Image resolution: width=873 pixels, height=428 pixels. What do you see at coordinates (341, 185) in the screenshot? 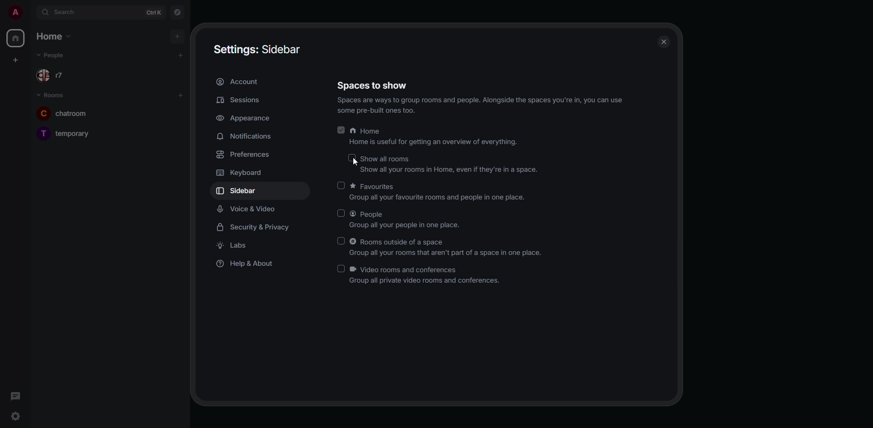
I see `click to enable` at bounding box center [341, 185].